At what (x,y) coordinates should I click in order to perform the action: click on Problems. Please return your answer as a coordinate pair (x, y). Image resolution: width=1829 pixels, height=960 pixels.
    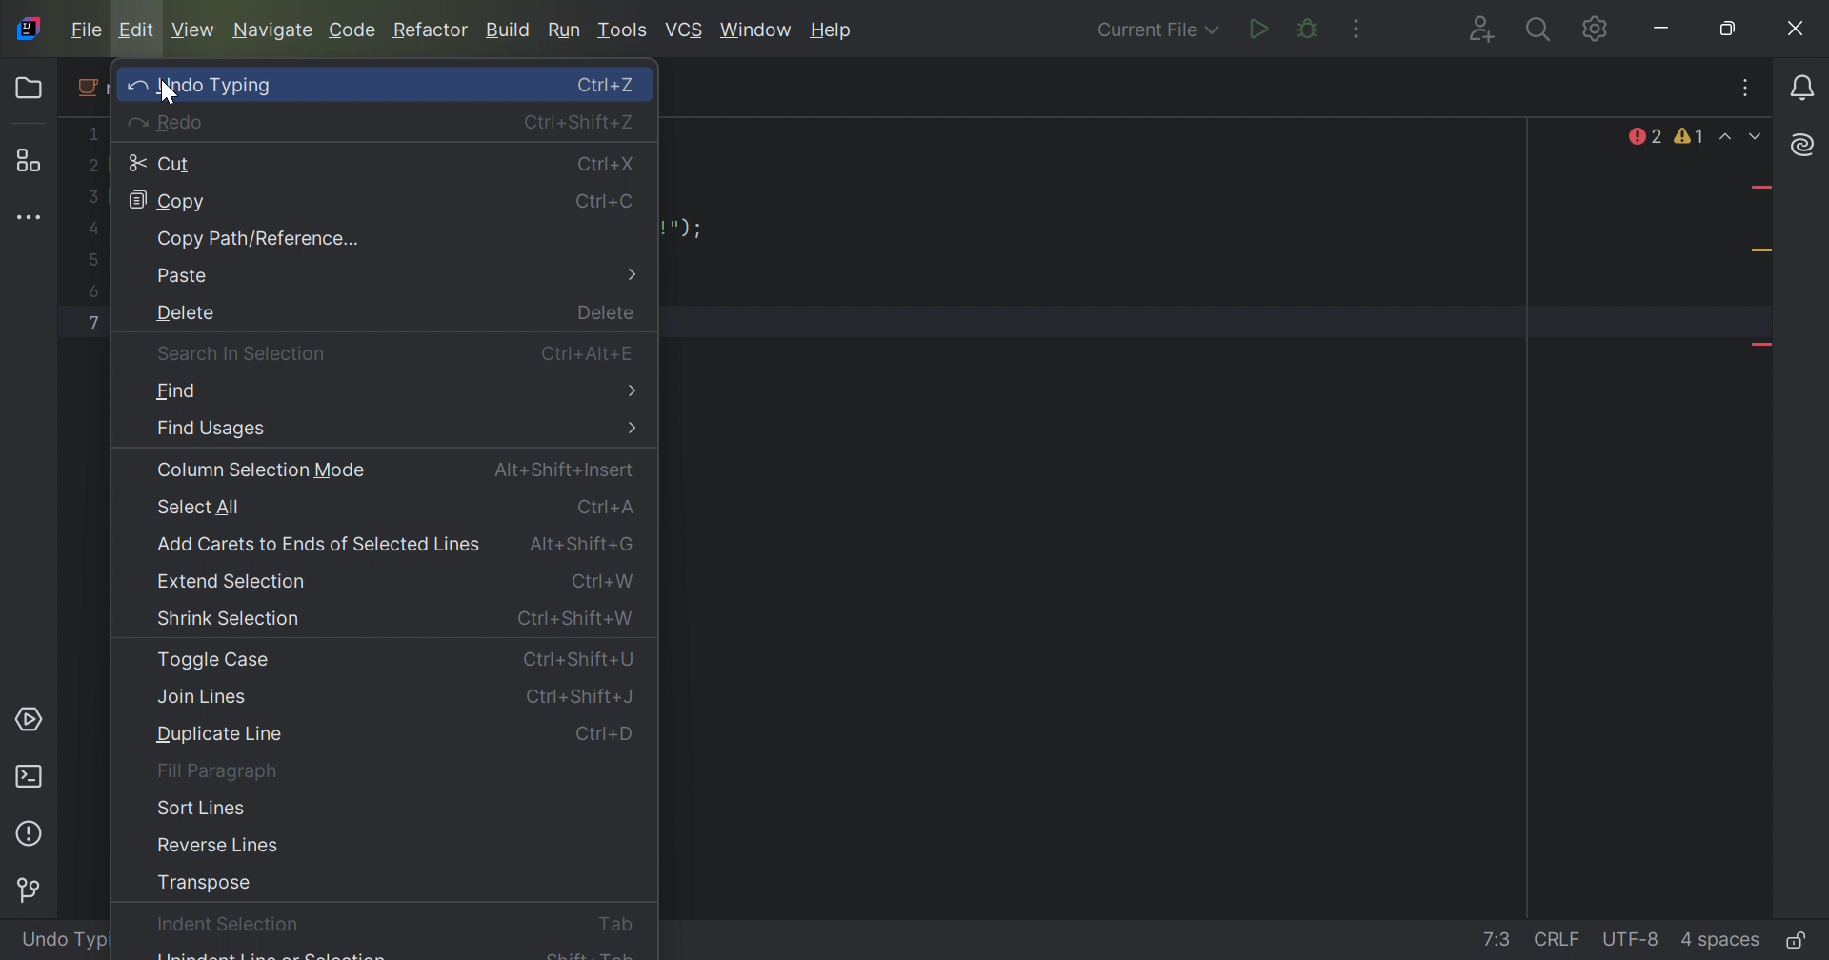
    Looking at the image, I should click on (31, 833).